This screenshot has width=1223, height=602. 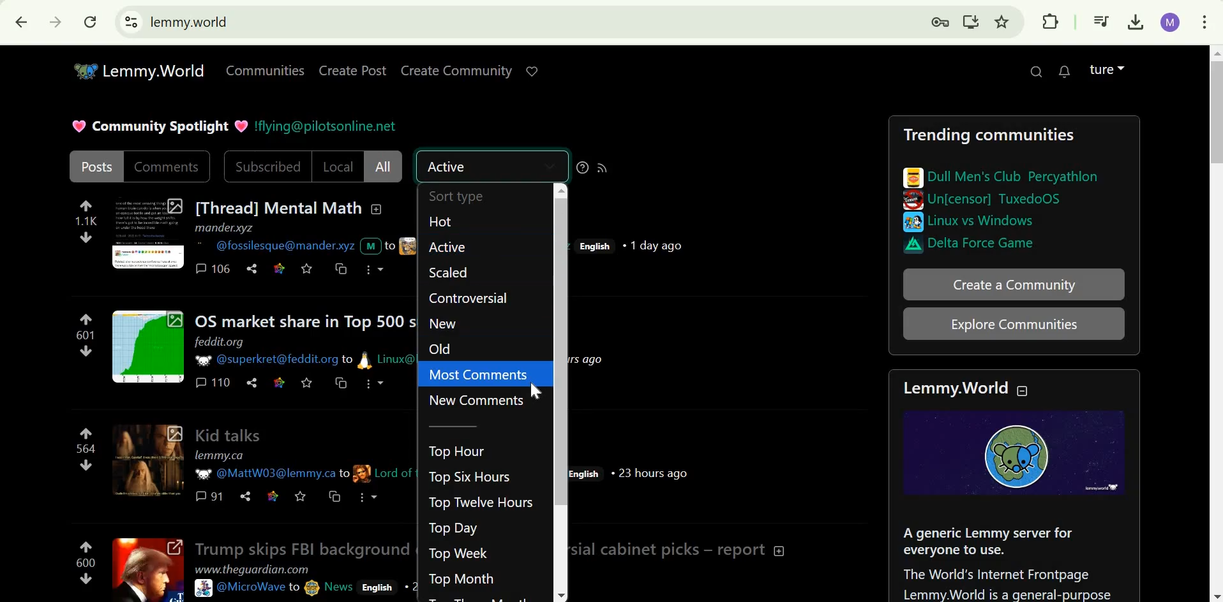 I want to click on picture, so click(x=204, y=587).